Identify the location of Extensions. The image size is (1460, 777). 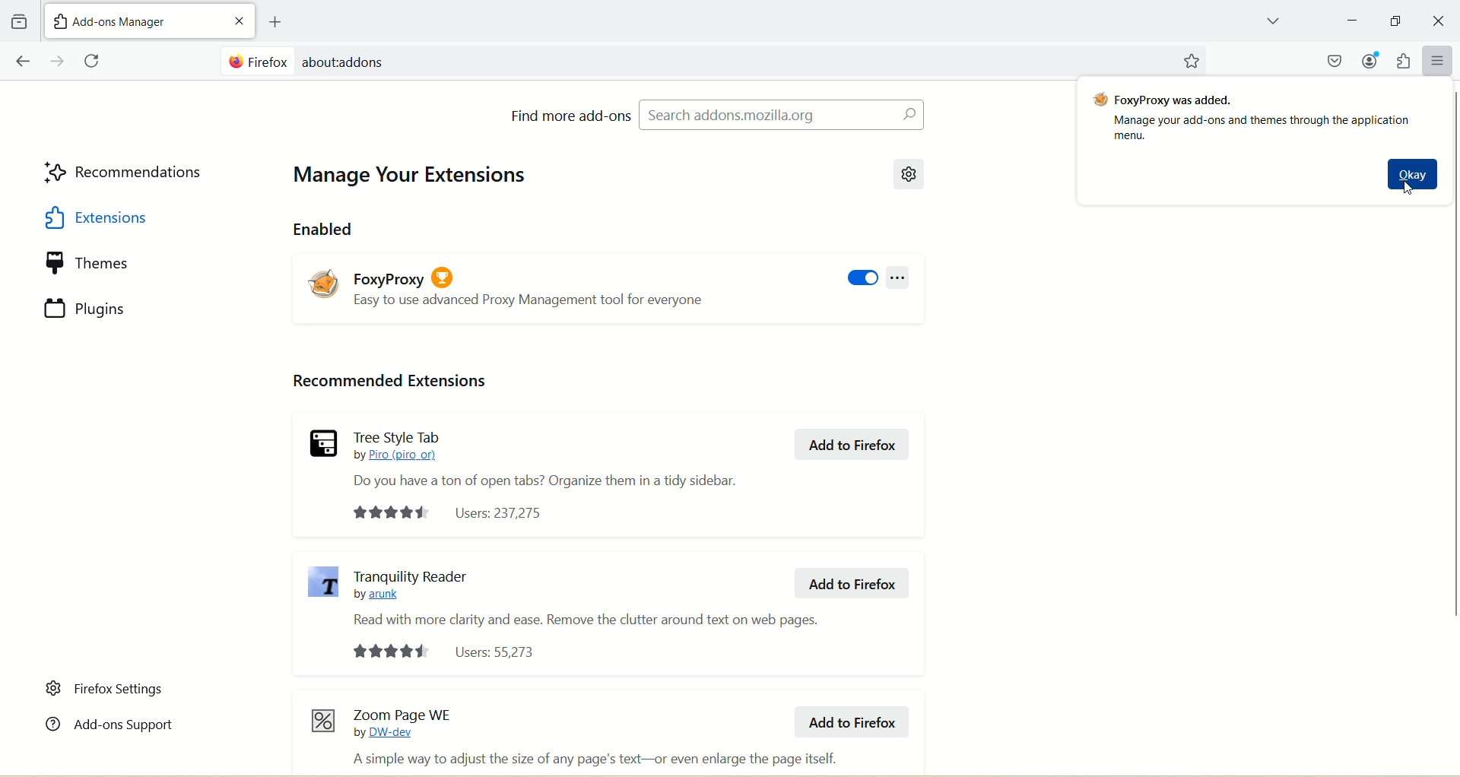
(128, 217).